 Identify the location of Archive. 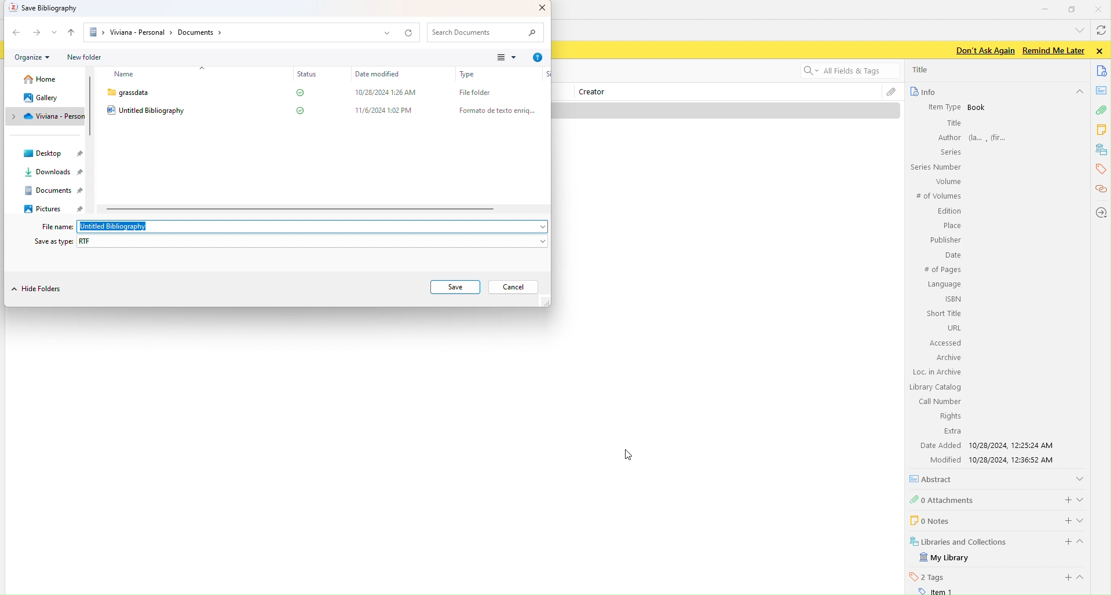
(947, 357).